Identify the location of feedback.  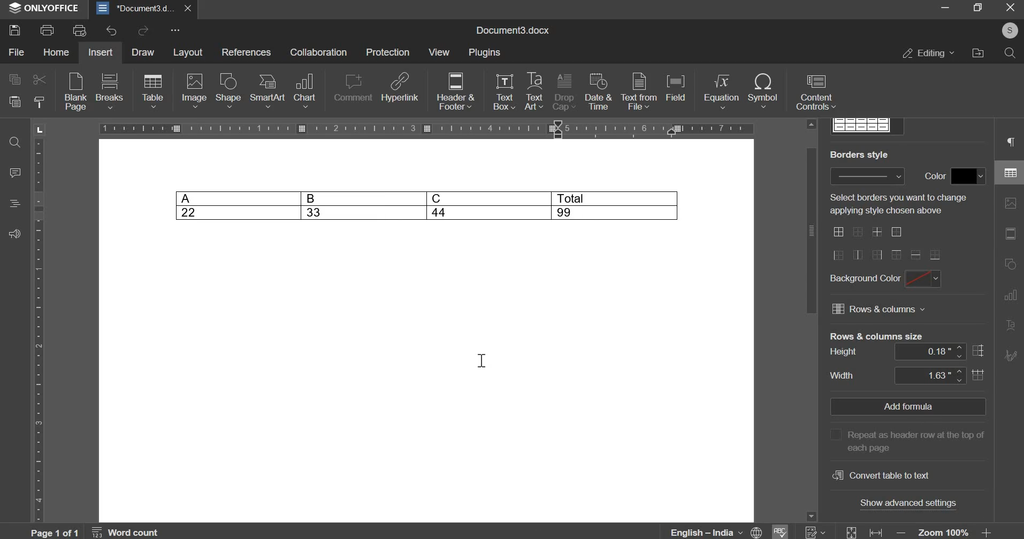
(16, 233).